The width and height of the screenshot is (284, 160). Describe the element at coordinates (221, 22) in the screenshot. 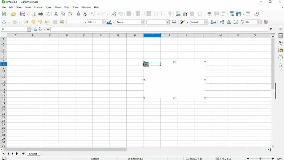

I see `Flip vertically` at that location.